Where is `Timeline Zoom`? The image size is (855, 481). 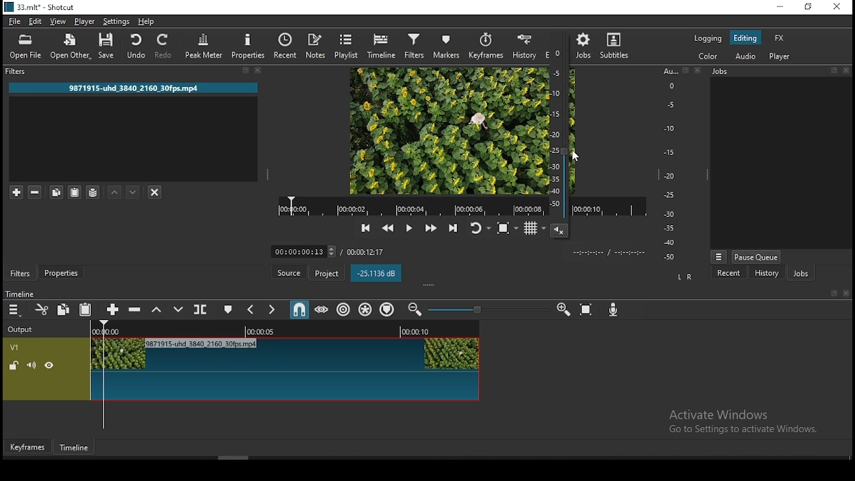 Timeline Zoom is located at coordinates (489, 310).